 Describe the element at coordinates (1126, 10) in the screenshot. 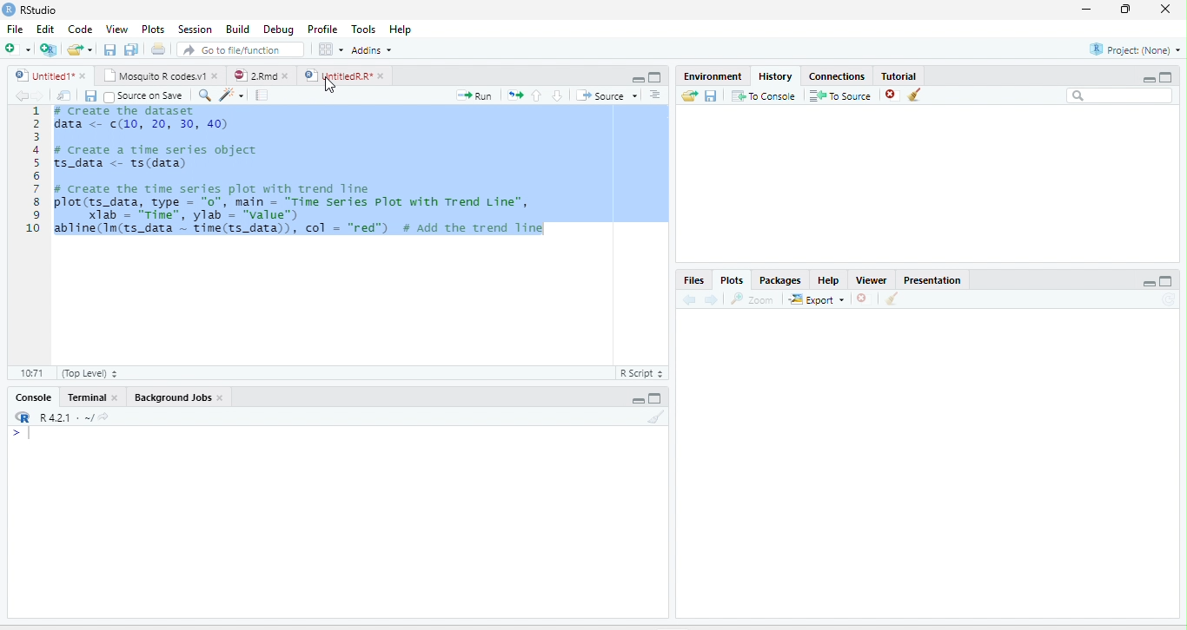

I see `restore` at that location.